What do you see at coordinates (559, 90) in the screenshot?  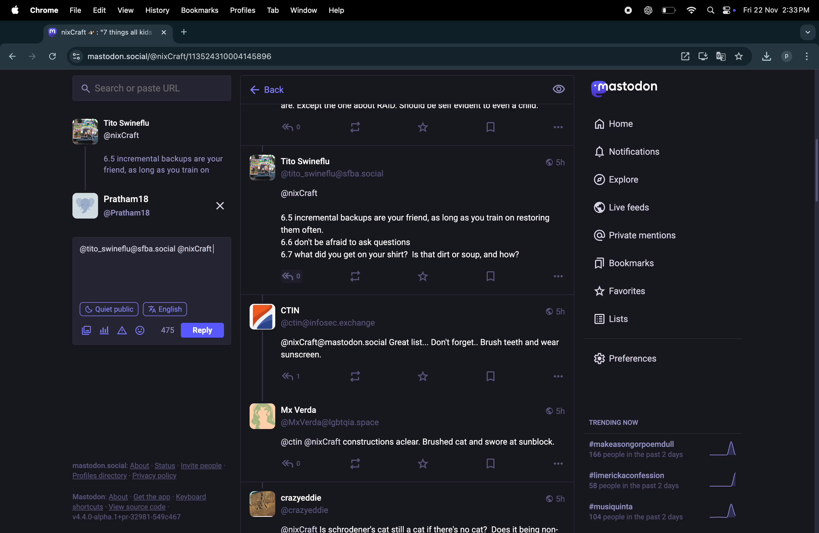 I see `view` at bounding box center [559, 90].